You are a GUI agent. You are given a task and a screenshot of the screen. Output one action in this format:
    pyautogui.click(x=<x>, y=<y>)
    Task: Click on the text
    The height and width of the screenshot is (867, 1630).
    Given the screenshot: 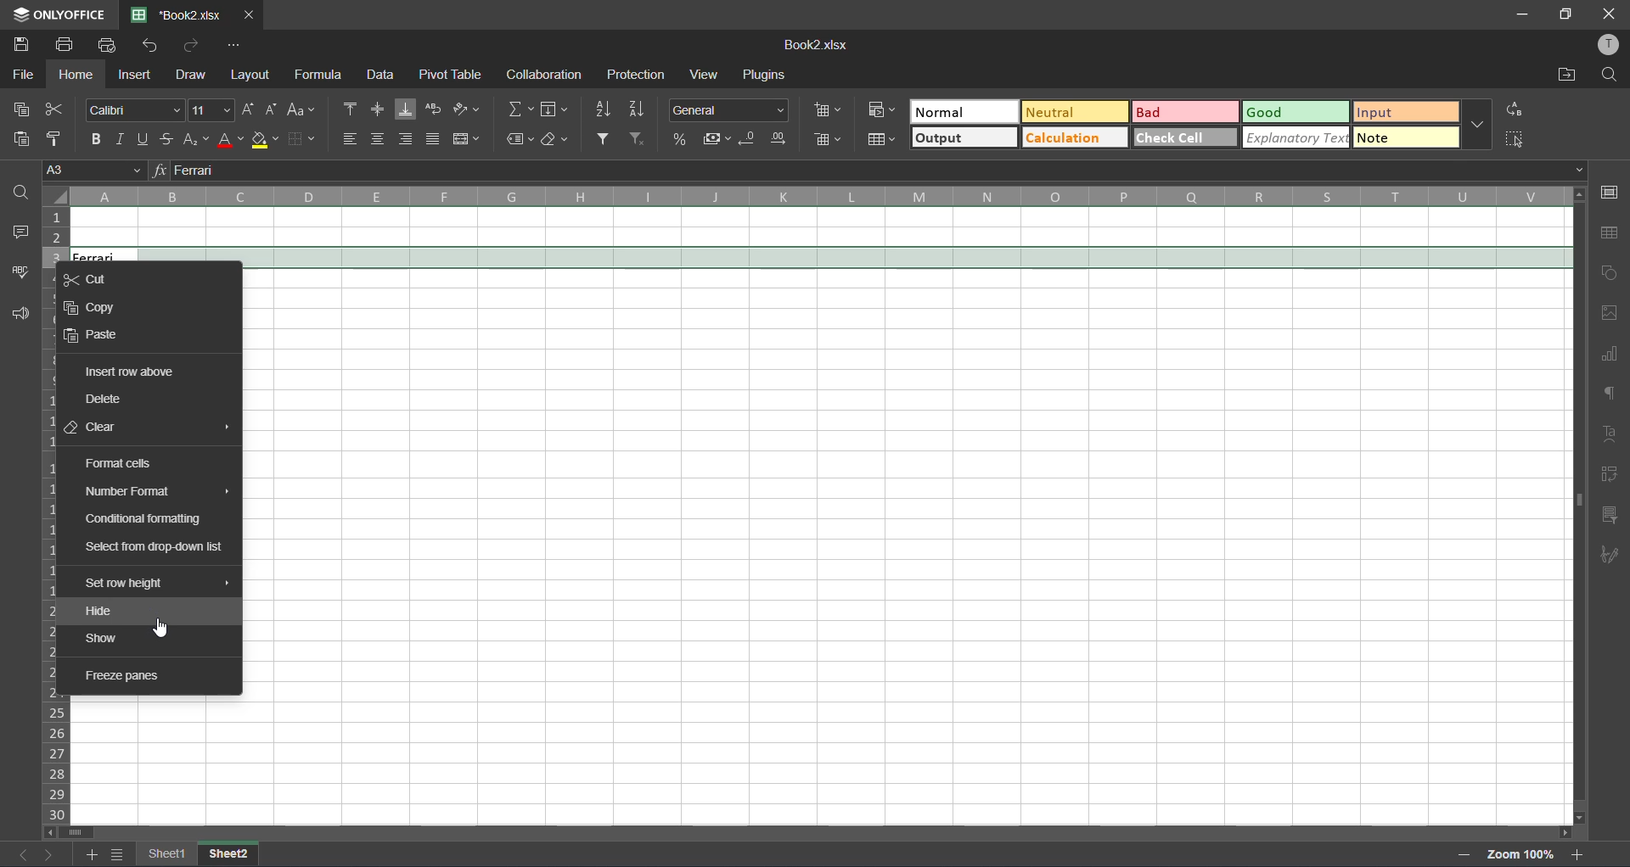 What is the action you would take?
    pyautogui.click(x=1608, y=434)
    